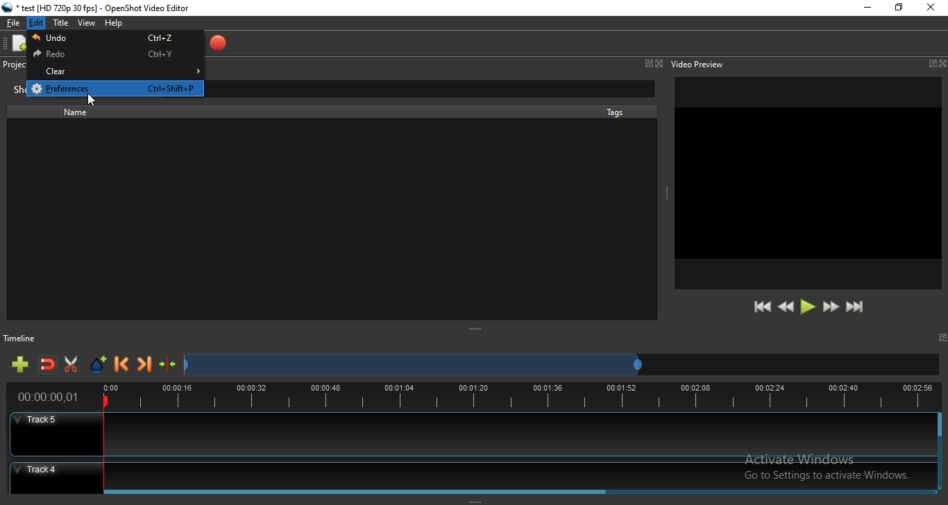  I want to click on Rewind , so click(786, 307).